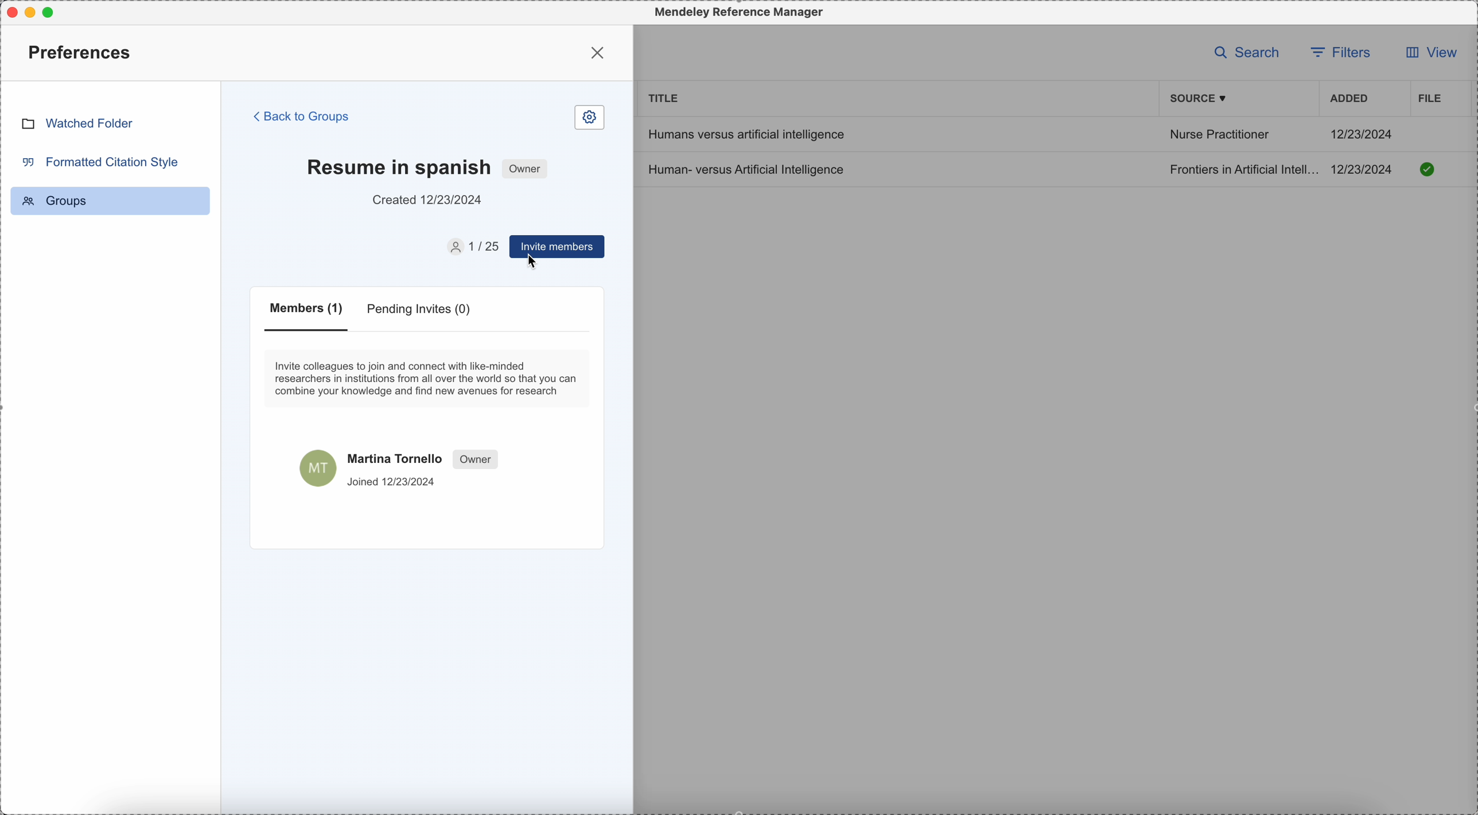 This screenshot has height=815, width=1478. I want to click on resume in spanish, so click(398, 166).